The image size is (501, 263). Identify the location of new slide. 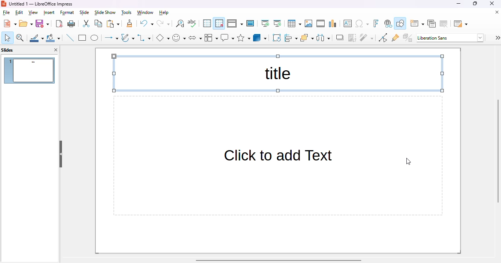
(417, 23).